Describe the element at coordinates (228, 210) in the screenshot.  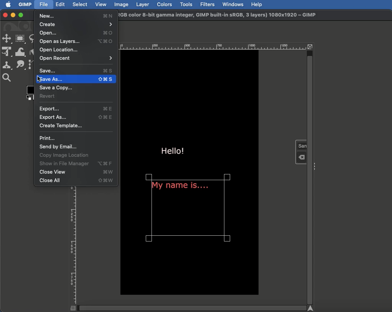
I see `text selecter` at that location.